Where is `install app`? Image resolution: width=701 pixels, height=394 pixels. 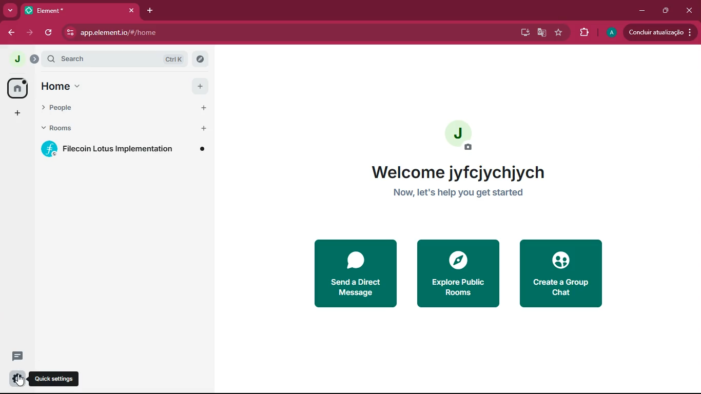
install app is located at coordinates (521, 31).